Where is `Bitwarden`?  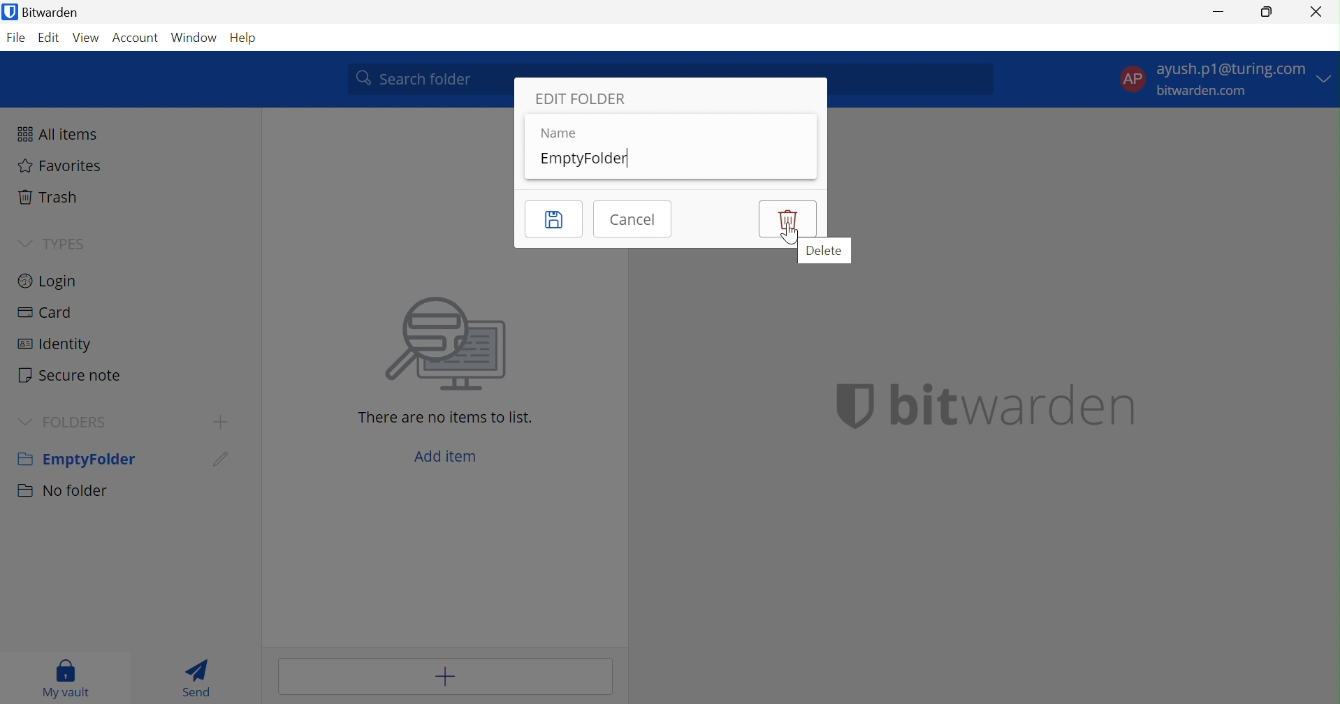
Bitwarden is located at coordinates (43, 11).